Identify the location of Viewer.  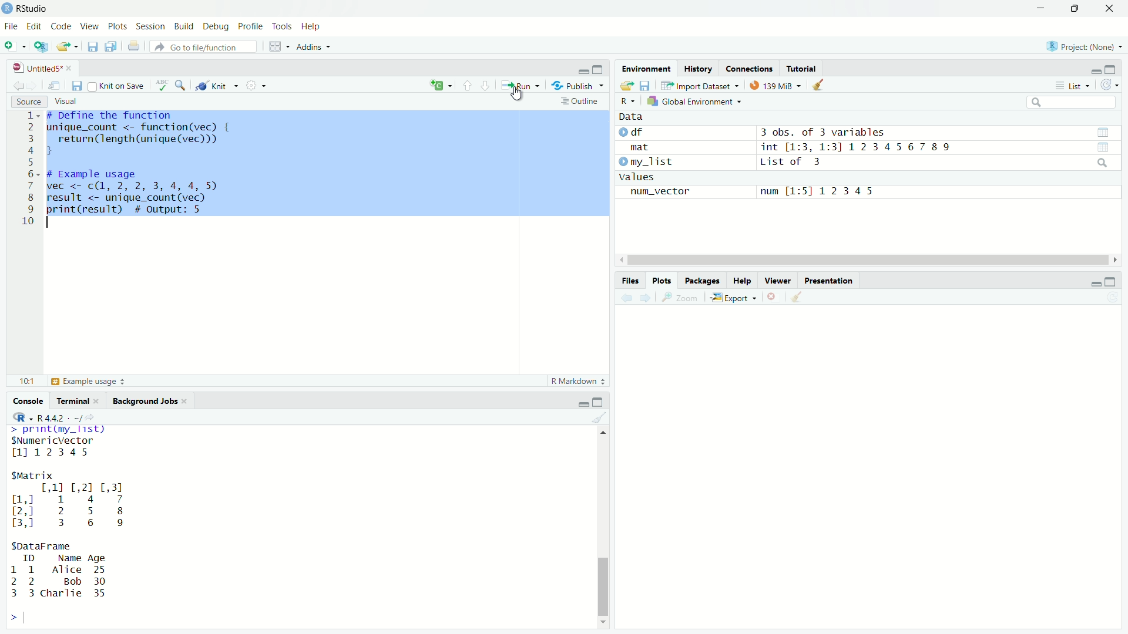
(780, 281).